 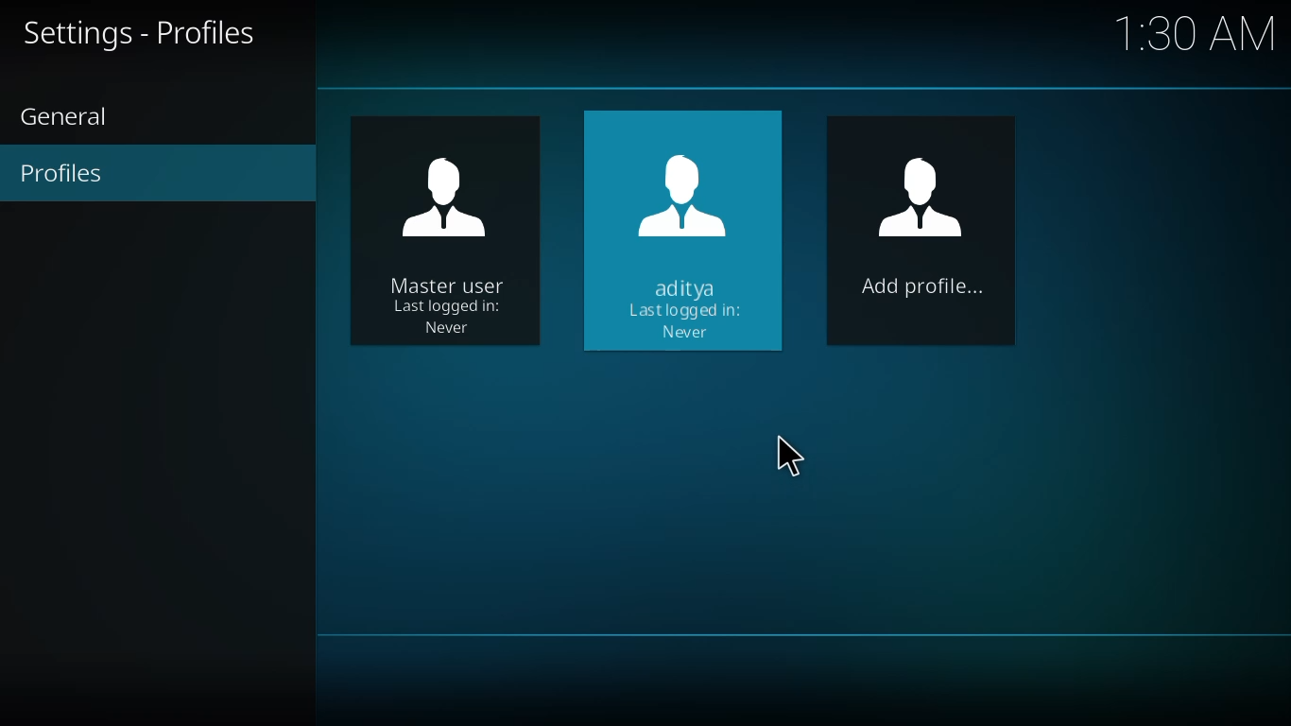 What do you see at coordinates (924, 226) in the screenshot?
I see `add profile` at bounding box center [924, 226].